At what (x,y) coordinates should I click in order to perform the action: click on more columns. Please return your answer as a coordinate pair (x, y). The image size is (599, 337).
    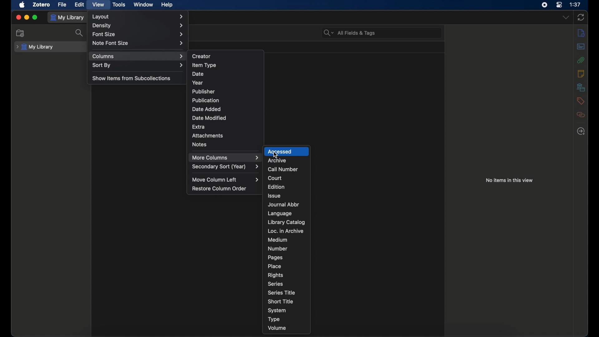
    Looking at the image, I should click on (226, 158).